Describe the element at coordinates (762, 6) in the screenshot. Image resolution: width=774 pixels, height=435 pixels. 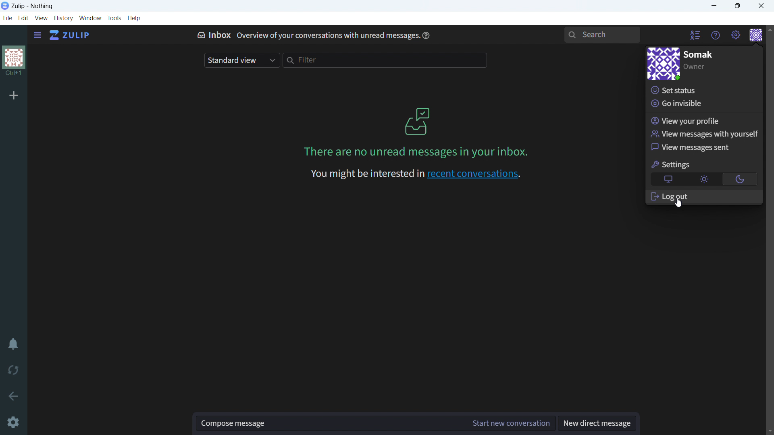
I see `close` at that location.